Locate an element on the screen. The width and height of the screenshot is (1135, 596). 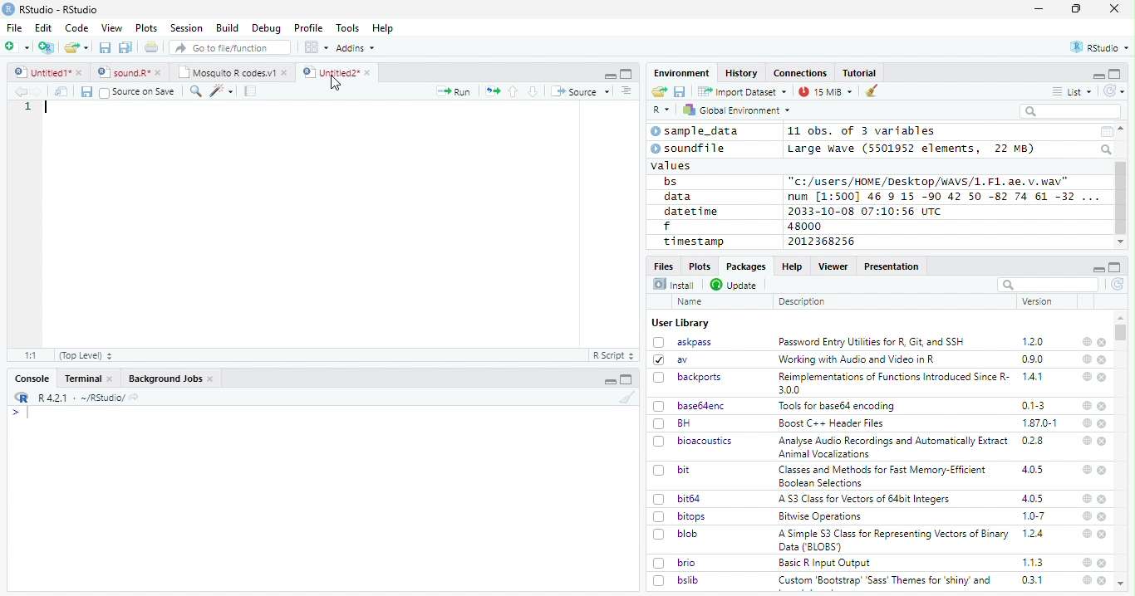
RStudio - RStudio is located at coordinates (59, 9).